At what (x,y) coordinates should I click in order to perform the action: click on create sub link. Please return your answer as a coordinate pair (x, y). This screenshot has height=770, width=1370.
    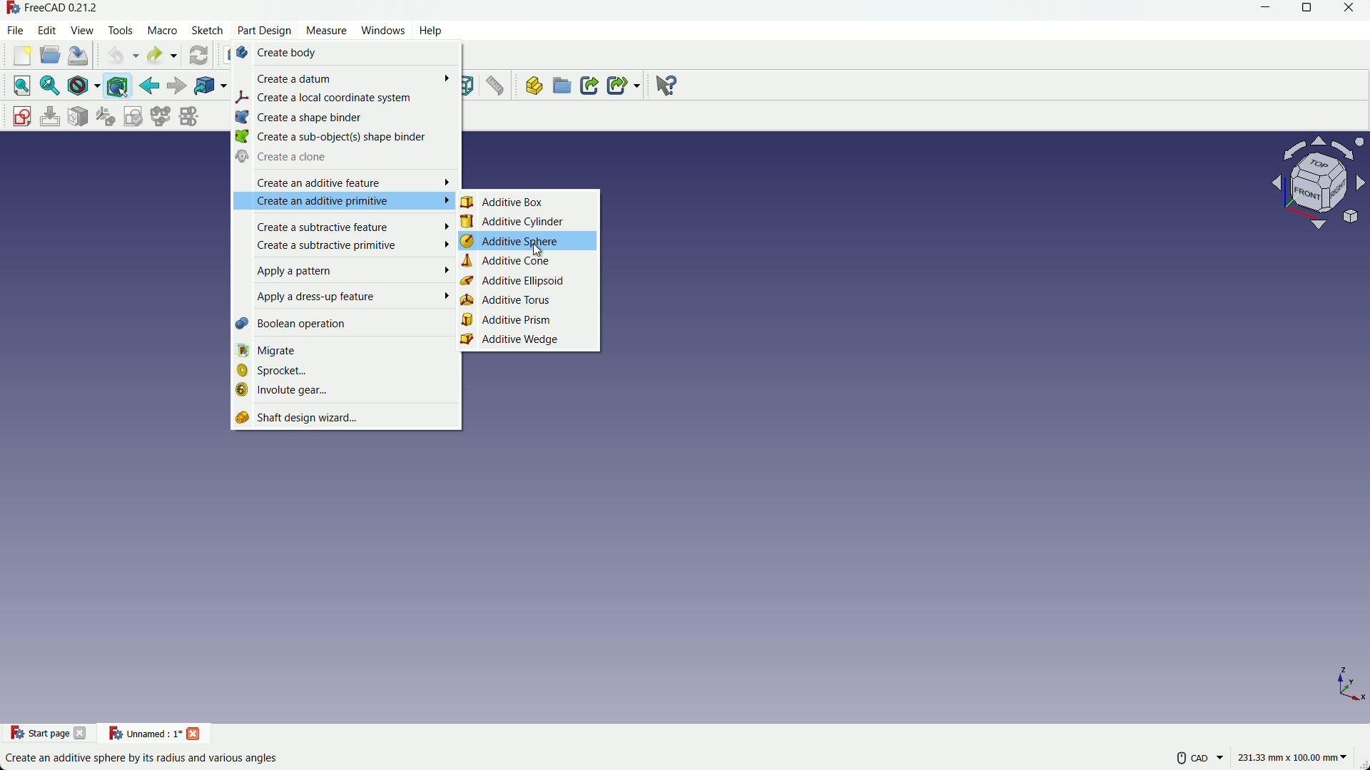
    Looking at the image, I should click on (621, 86).